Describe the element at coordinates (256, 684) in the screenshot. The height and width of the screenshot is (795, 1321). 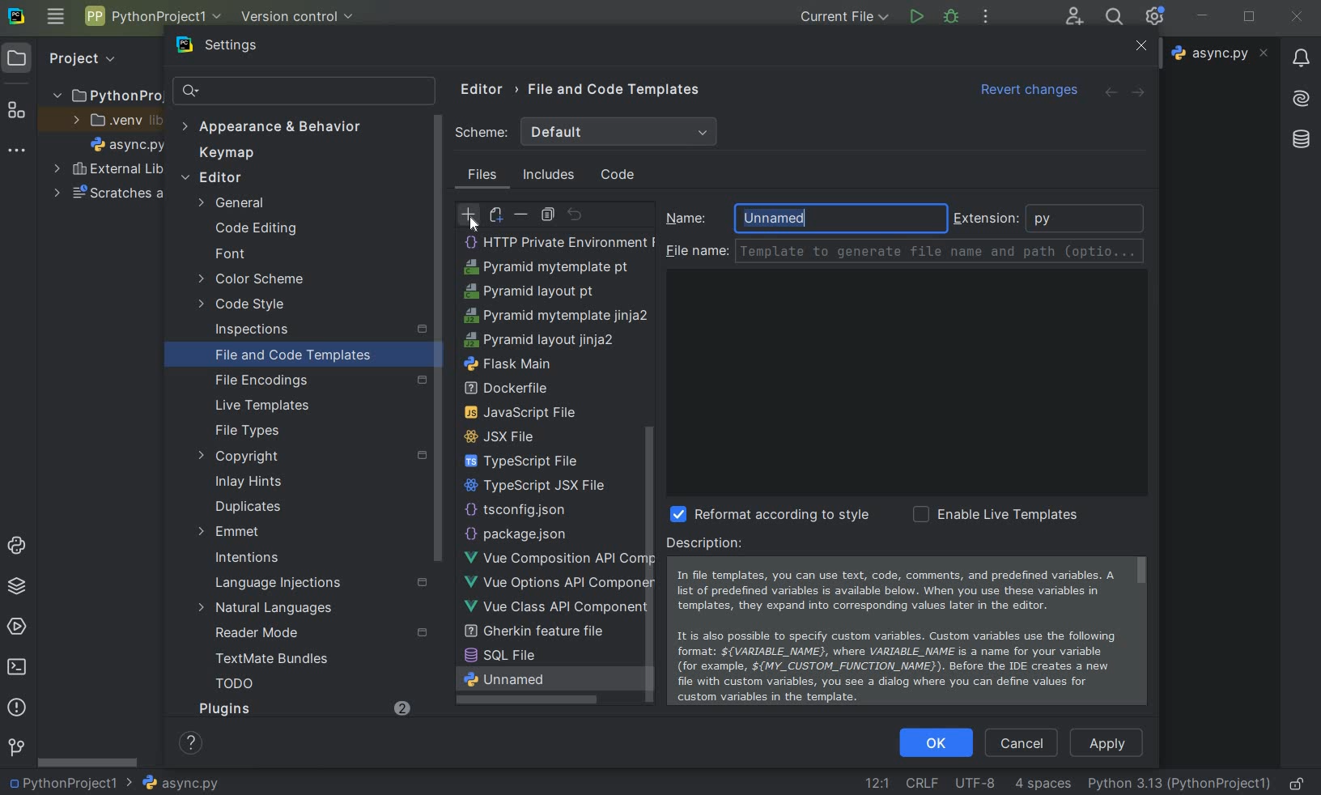
I see `TODO` at that location.